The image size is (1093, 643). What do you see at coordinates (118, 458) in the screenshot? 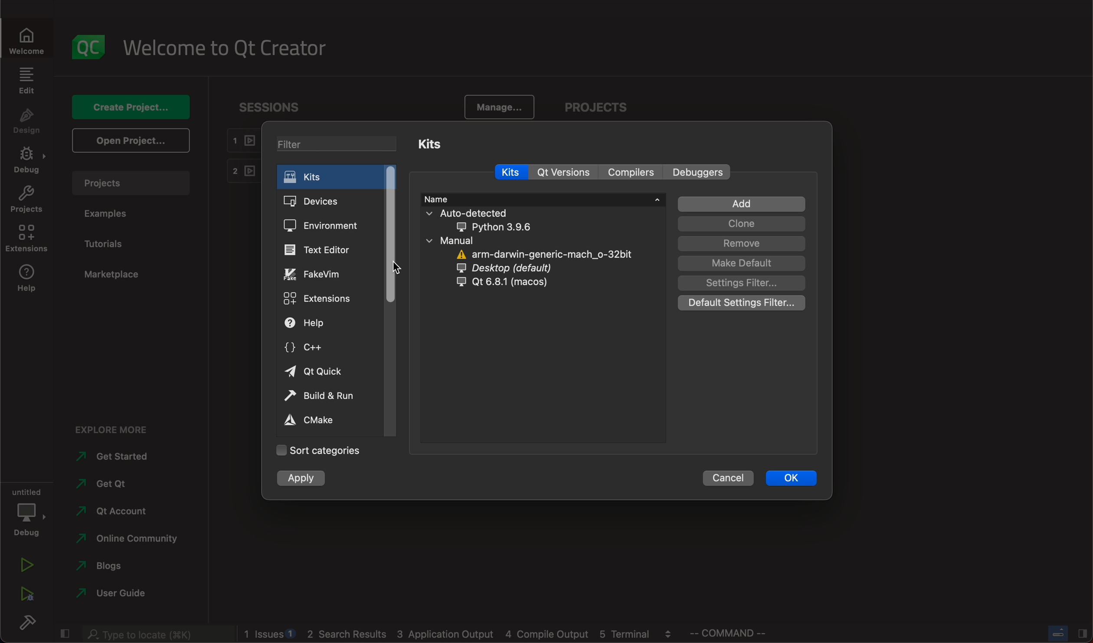
I see `started` at bounding box center [118, 458].